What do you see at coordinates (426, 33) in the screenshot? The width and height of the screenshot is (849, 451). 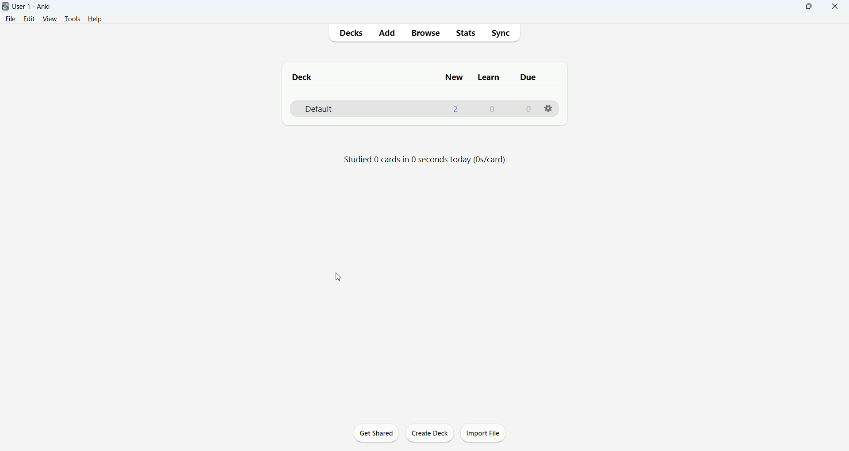 I see `browse` at bounding box center [426, 33].